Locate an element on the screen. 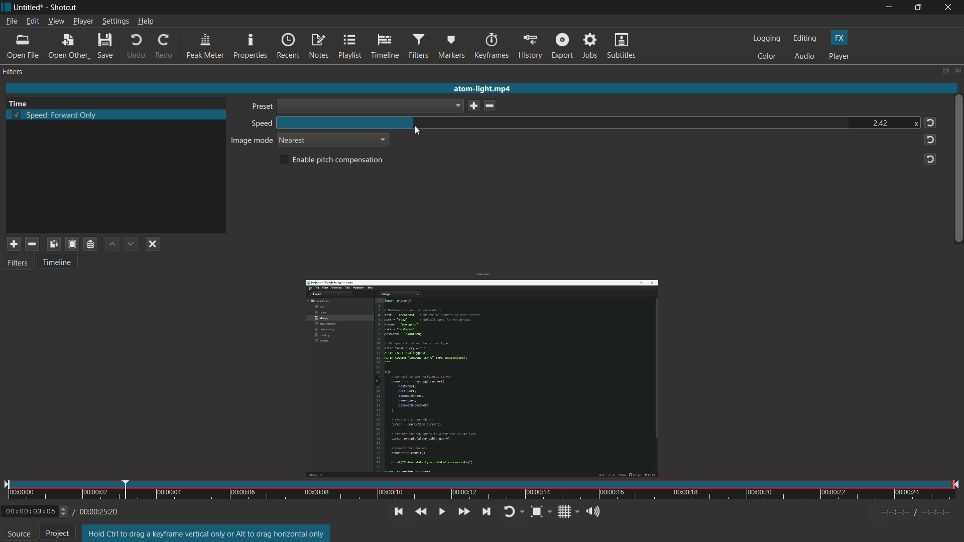  skip to the previous point is located at coordinates (397, 512).